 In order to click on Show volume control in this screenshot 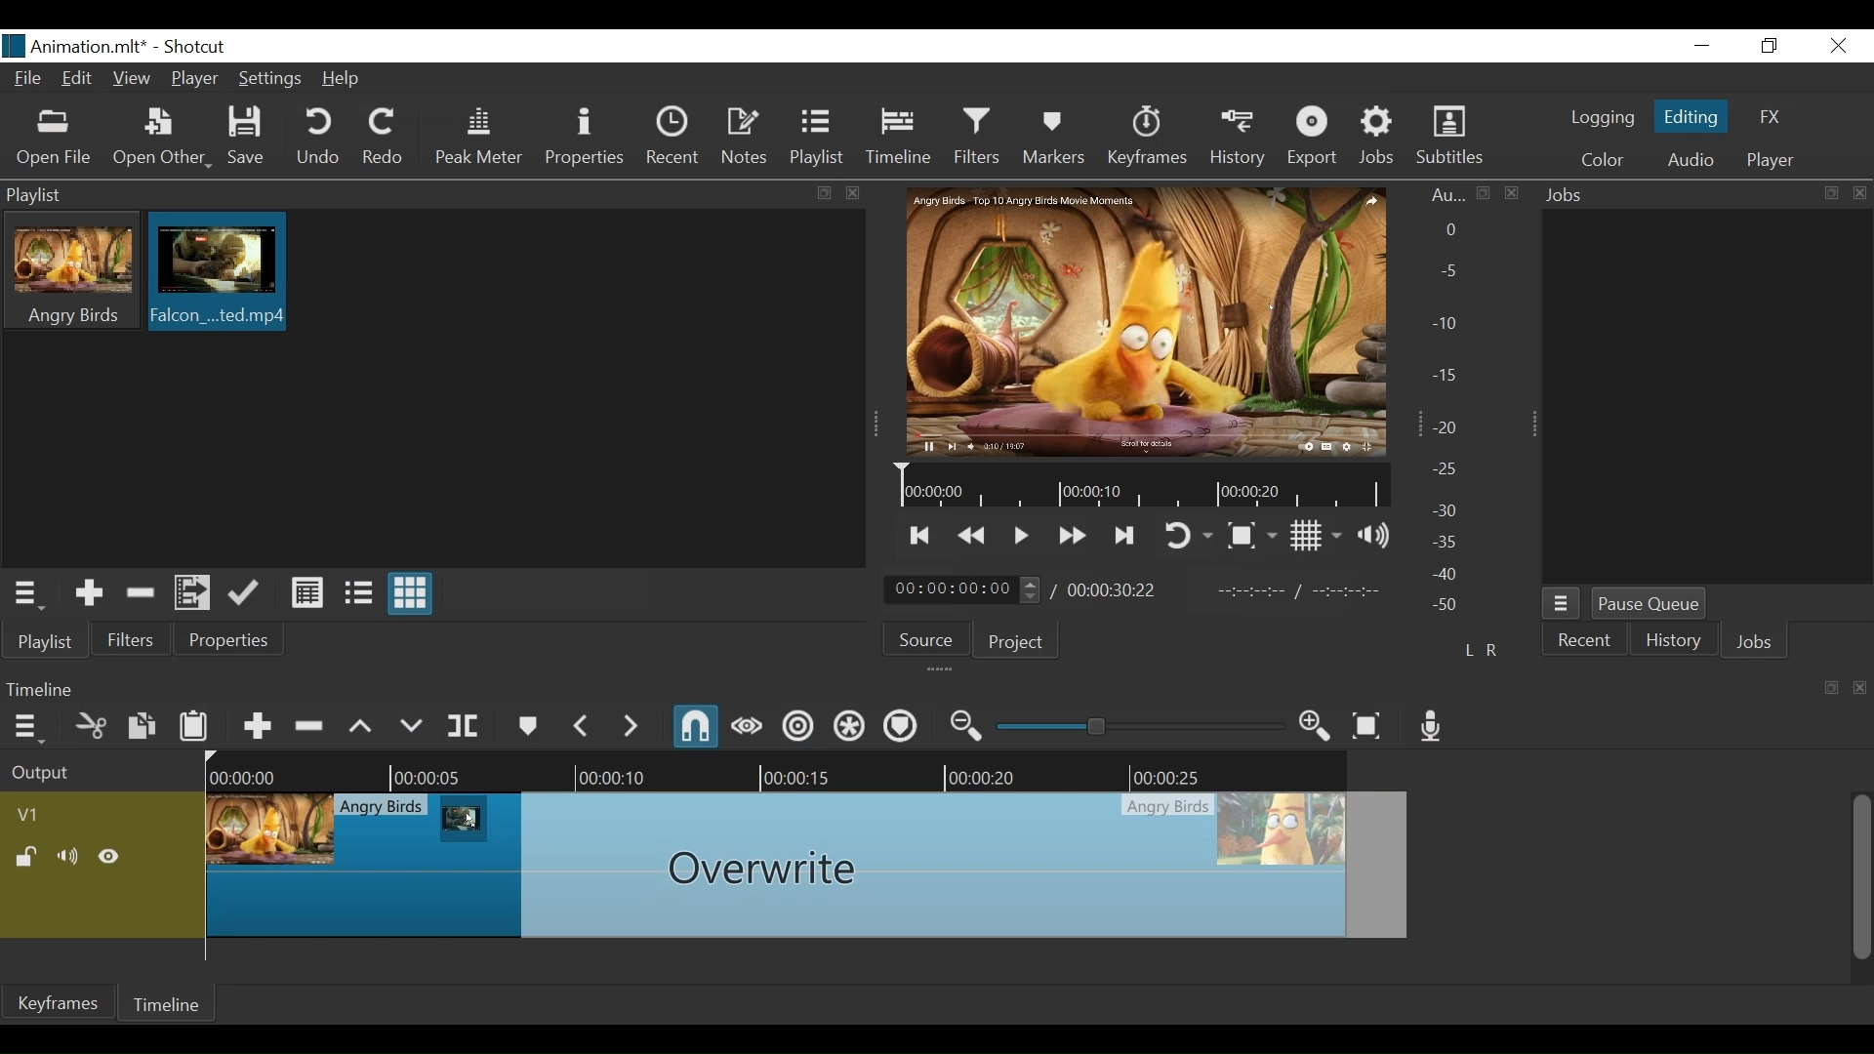, I will do `click(1374, 536)`.